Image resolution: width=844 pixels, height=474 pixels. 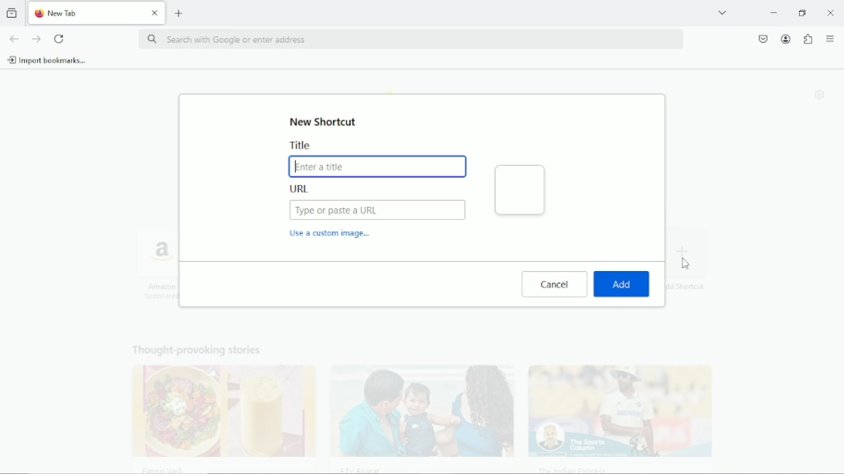 I want to click on list all tabs, so click(x=722, y=12).